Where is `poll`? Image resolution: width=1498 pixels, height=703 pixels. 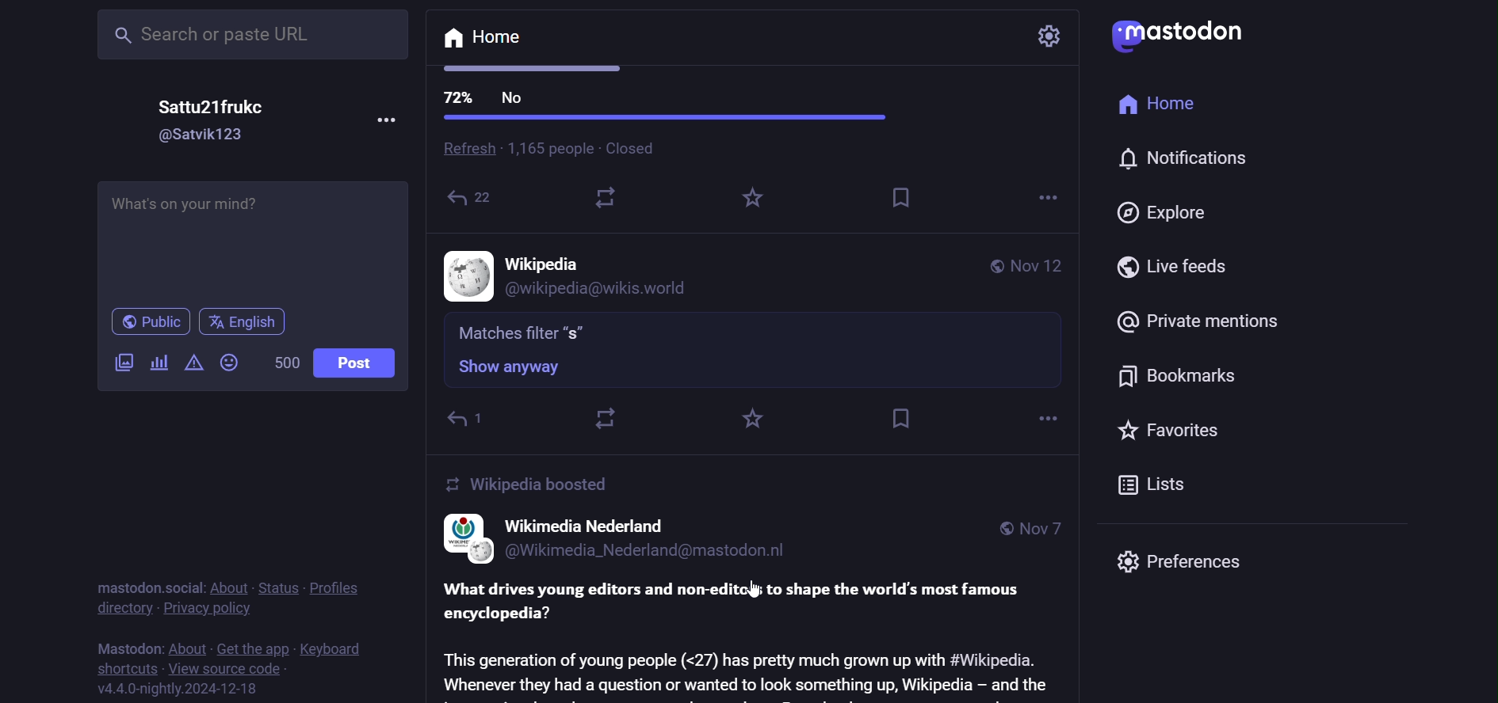 poll is located at coordinates (157, 365).